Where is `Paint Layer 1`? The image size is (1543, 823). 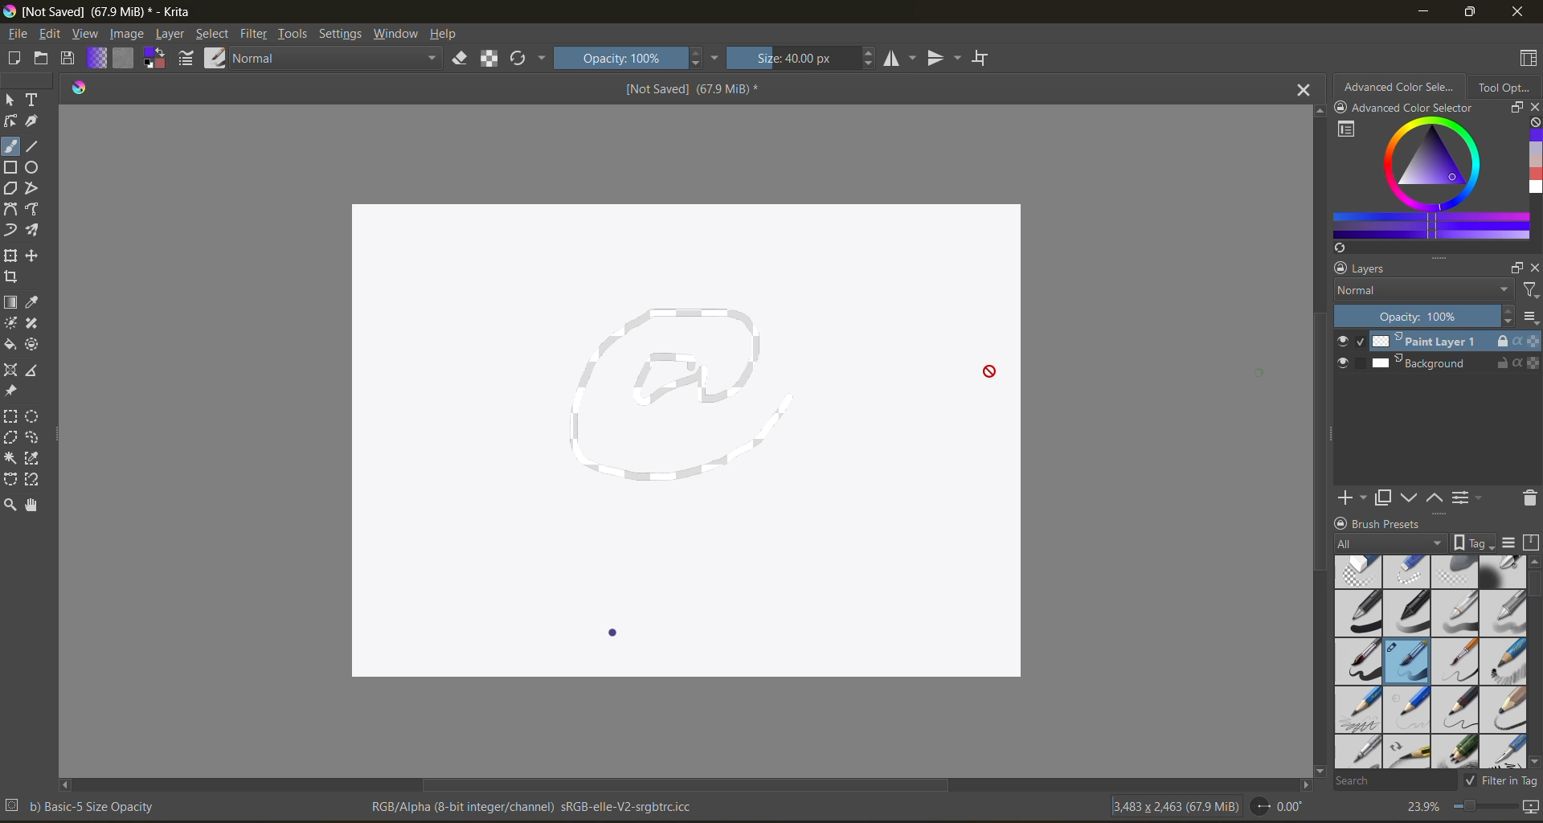
Paint Layer 1 is located at coordinates (1457, 341).